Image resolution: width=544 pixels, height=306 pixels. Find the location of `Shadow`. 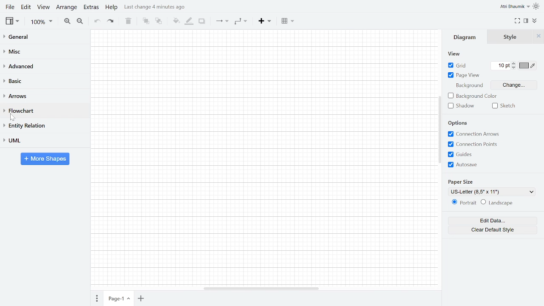

Shadow is located at coordinates (202, 22).